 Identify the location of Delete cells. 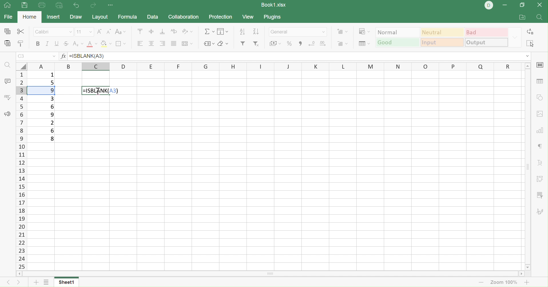
(343, 45).